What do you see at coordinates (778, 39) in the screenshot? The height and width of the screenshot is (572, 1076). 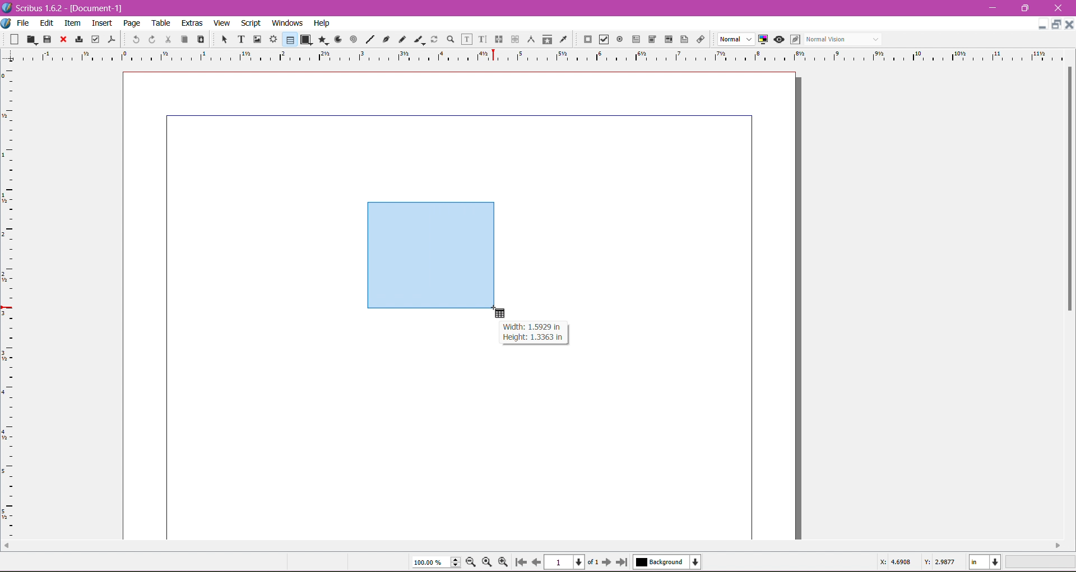 I see `Preview Mode` at bounding box center [778, 39].